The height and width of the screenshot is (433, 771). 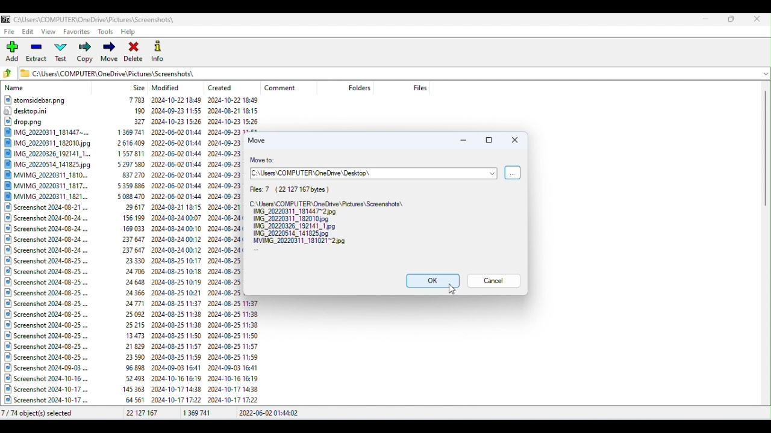 I want to click on Drop down menu, so click(x=764, y=73).